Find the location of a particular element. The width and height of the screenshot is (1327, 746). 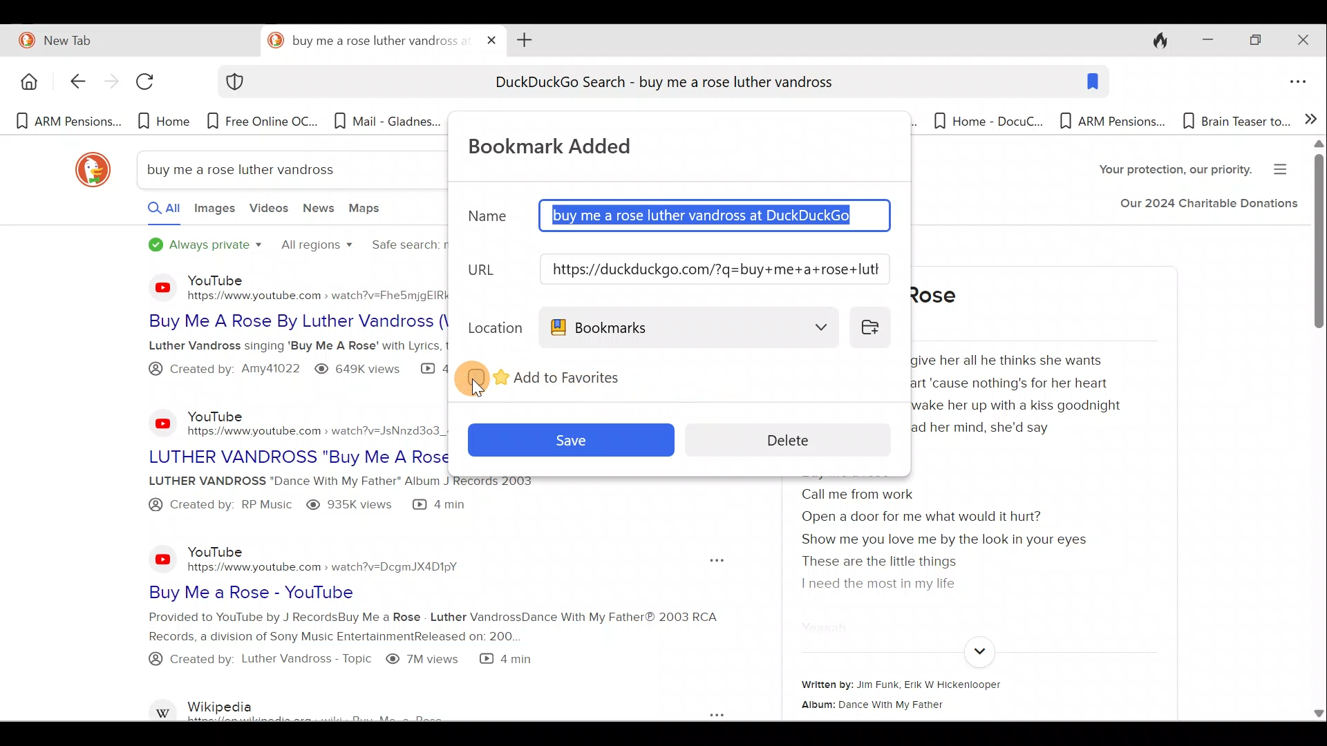

YouTube - https://www.youtube.com » watch?v=JsNnzd303_4 is located at coordinates (311, 419).